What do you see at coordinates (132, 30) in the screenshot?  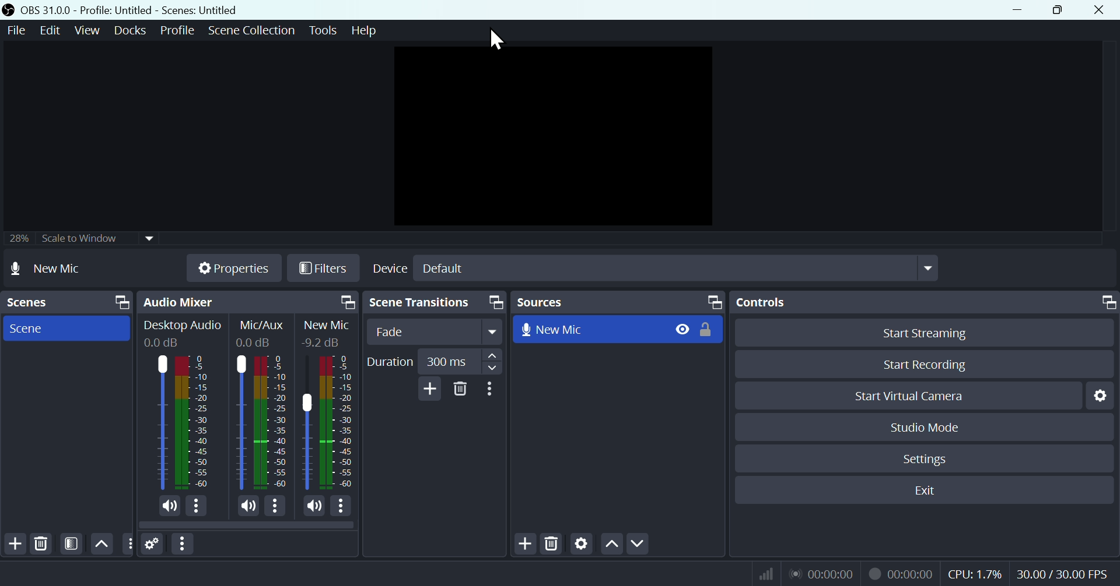 I see `Docks` at bounding box center [132, 30].